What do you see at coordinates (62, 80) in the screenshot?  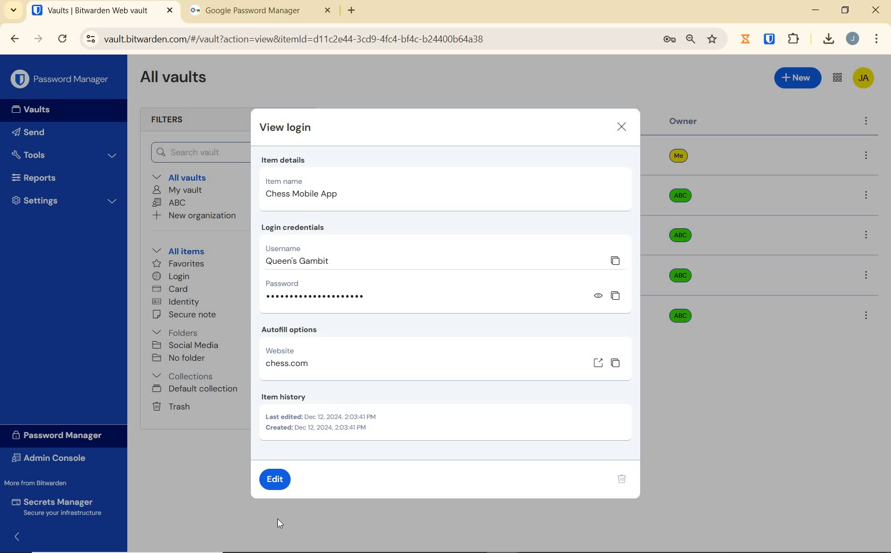 I see `Password Manager` at bounding box center [62, 80].